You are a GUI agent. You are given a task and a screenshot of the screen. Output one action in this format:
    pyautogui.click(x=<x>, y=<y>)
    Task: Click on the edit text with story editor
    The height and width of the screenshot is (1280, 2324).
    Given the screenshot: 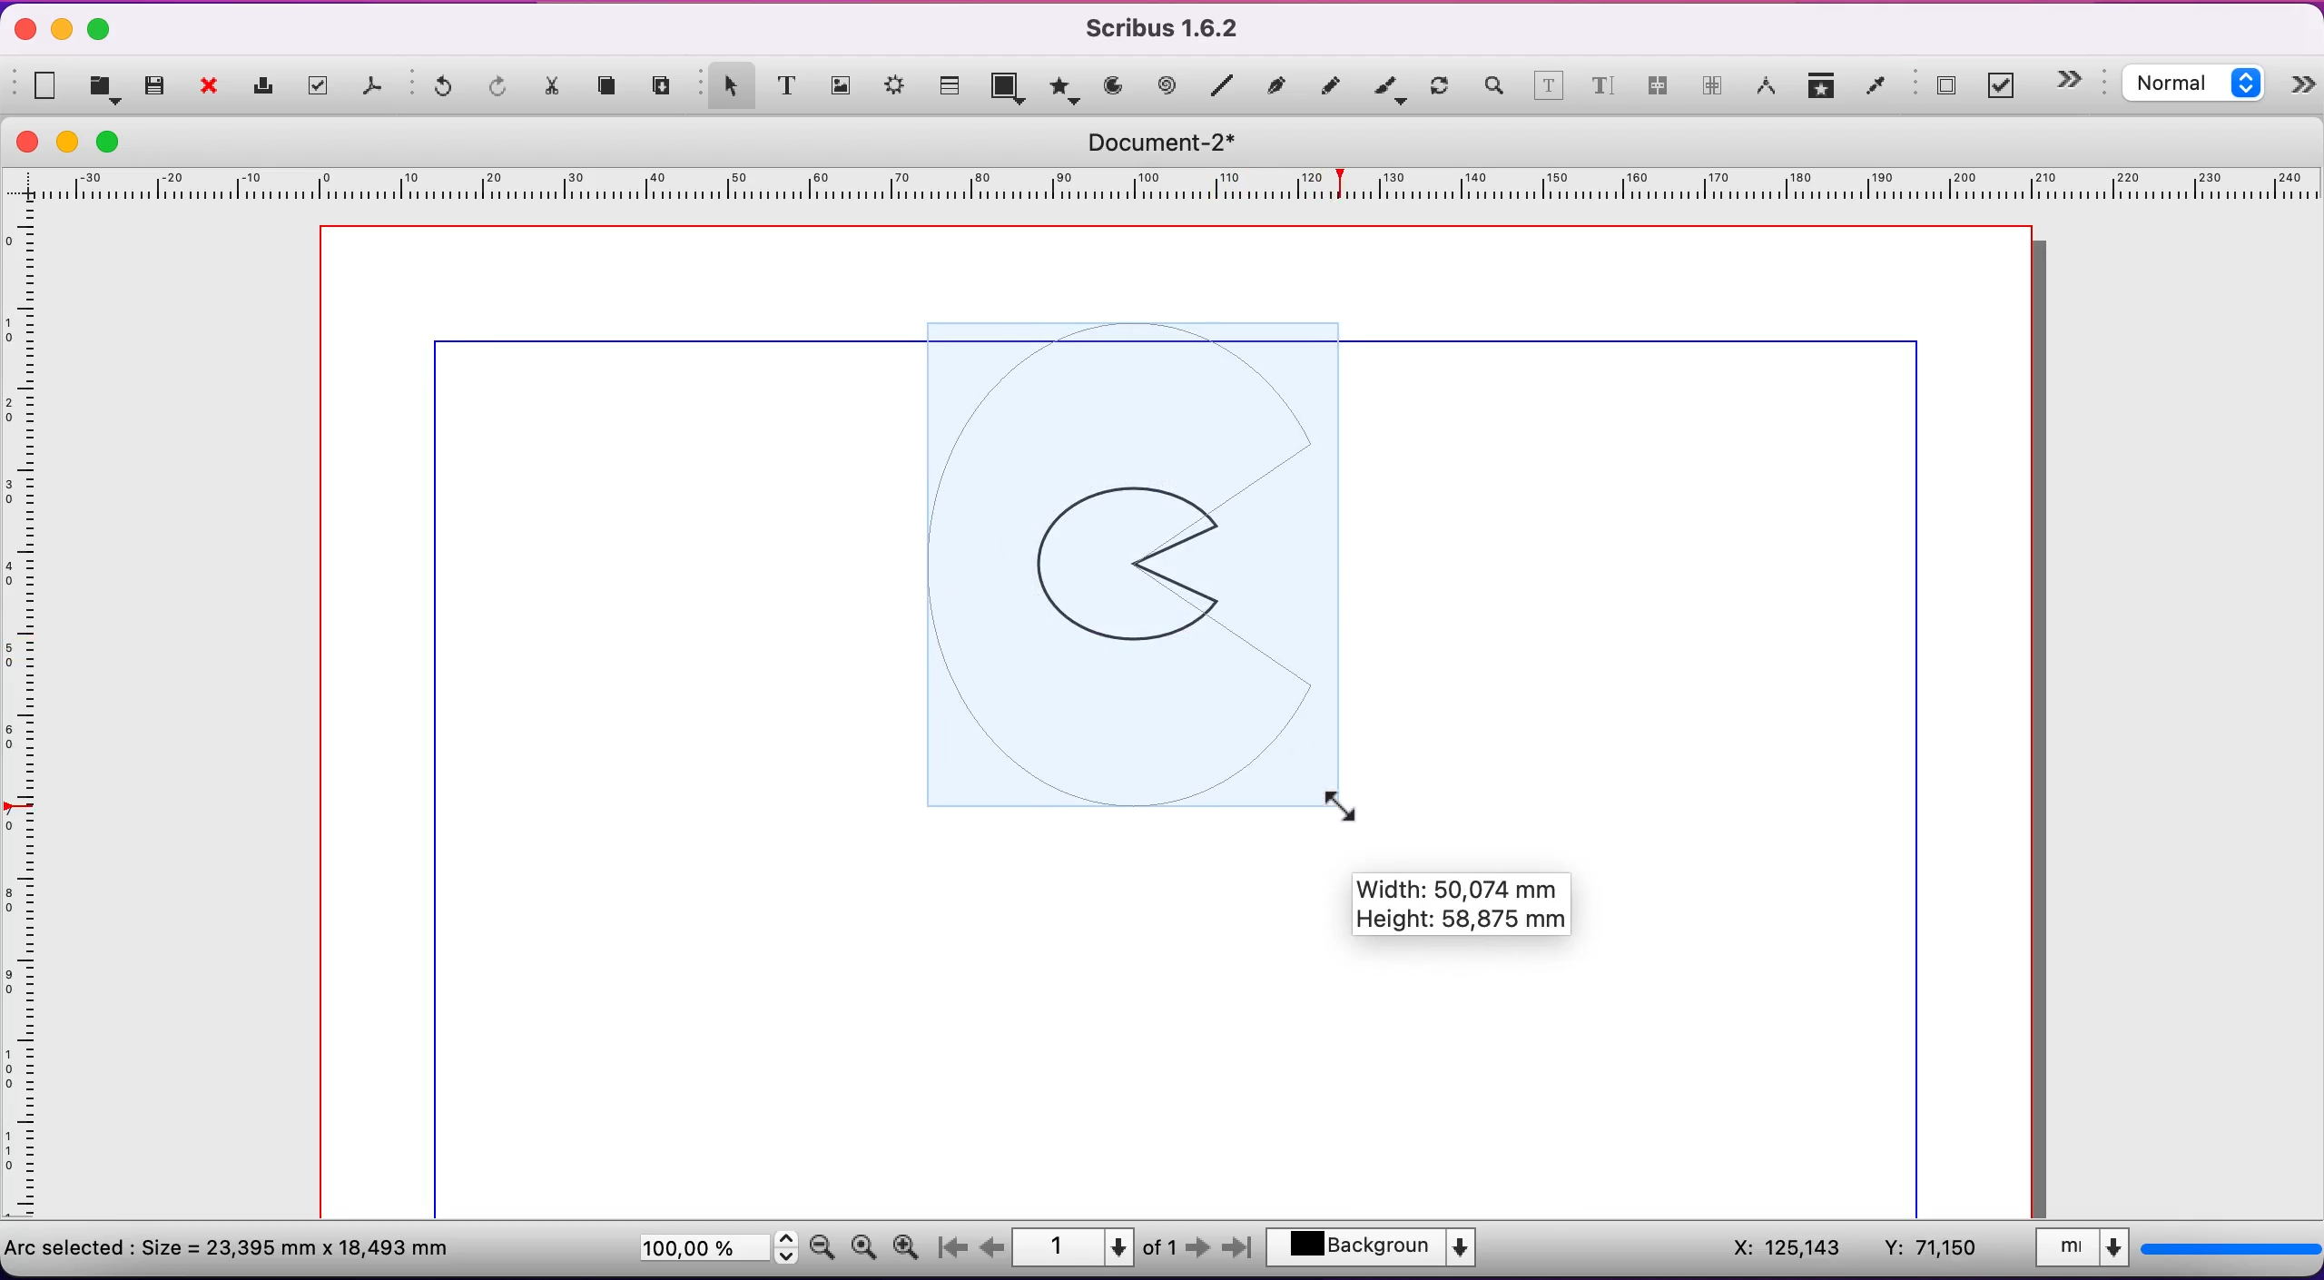 What is the action you would take?
    pyautogui.click(x=1602, y=93)
    